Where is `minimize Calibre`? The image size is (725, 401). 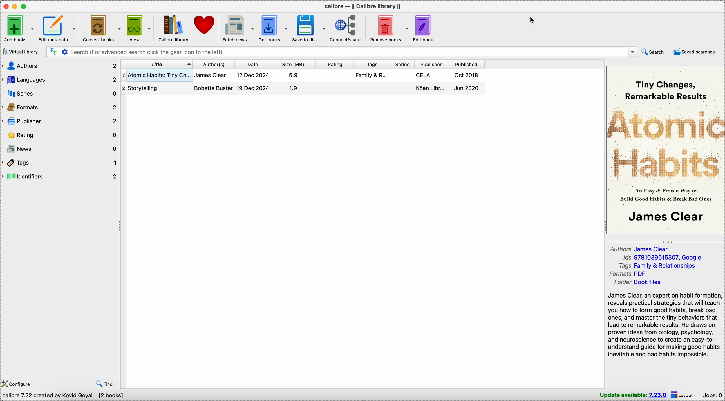
minimize Calibre is located at coordinates (16, 6).